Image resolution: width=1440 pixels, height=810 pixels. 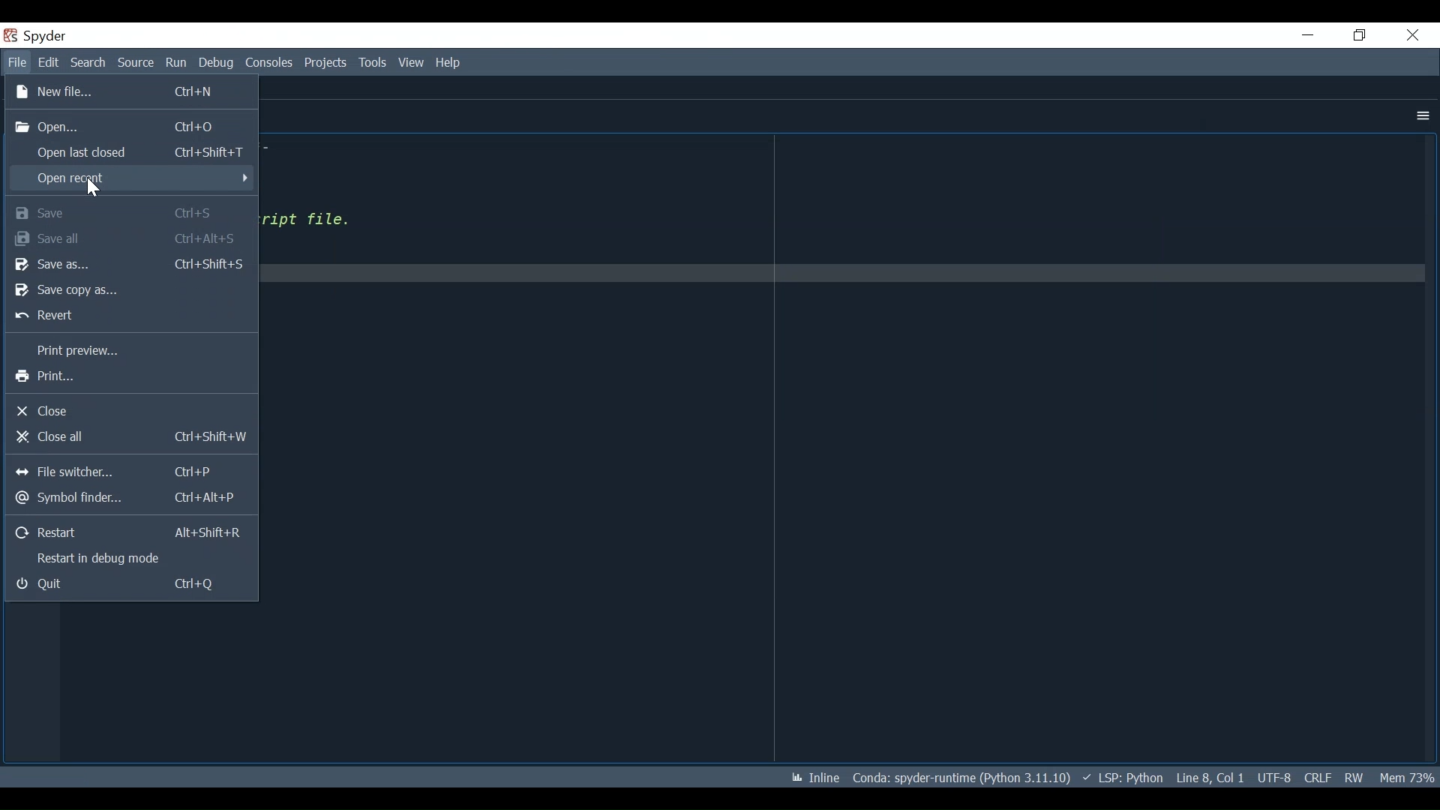 I want to click on Consoles, so click(x=268, y=64).